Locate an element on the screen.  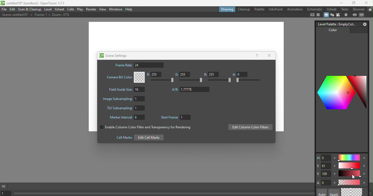
3D view is located at coordinates (332, 14).